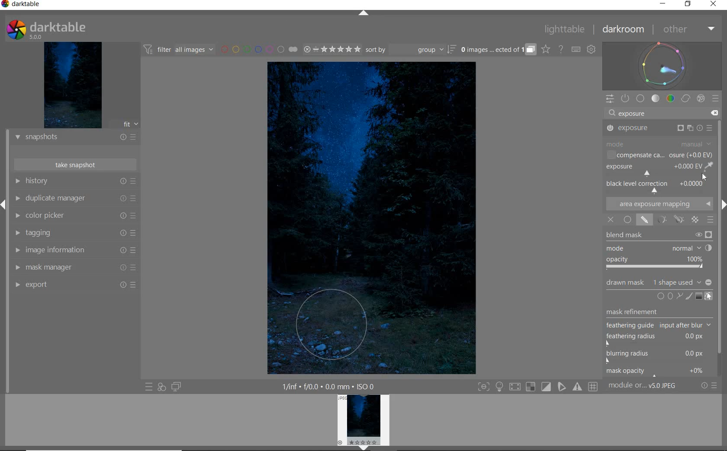  What do you see at coordinates (161, 387) in the screenshot?
I see `QUICK ACCESS FOR APPLYING ANY OF YOUR STYLES` at bounding box center [161, 387].